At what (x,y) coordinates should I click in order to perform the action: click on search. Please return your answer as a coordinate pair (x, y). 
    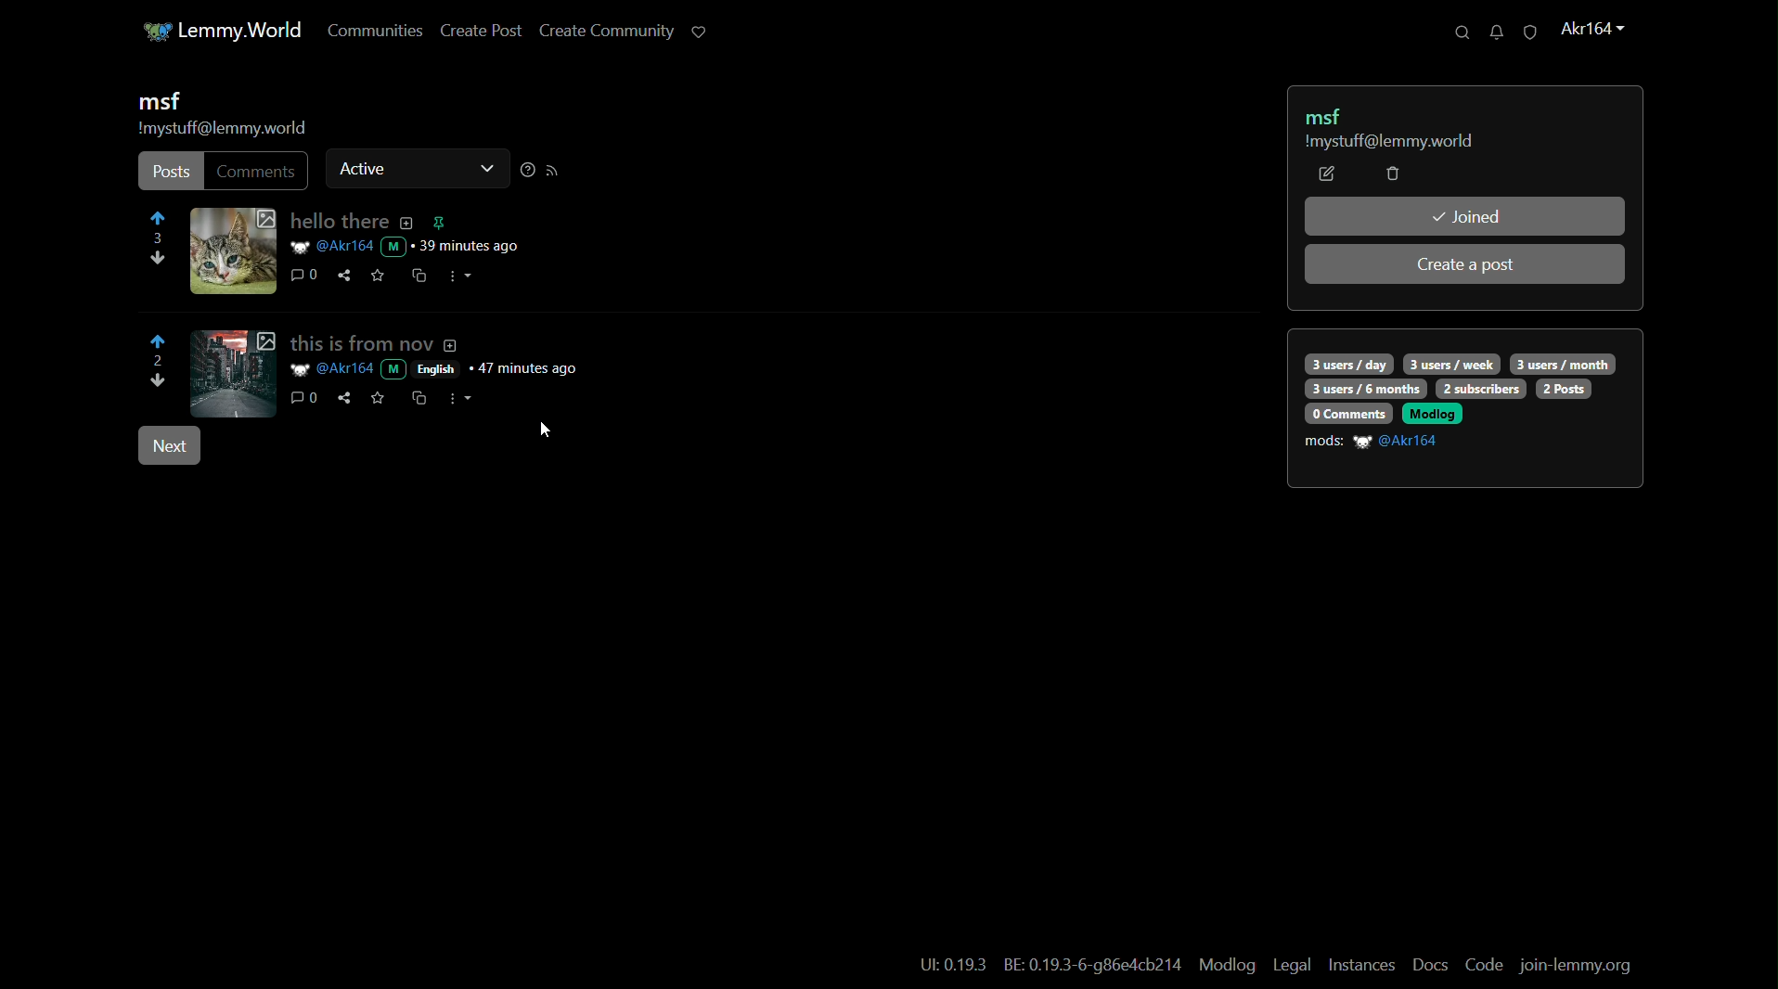
    Looking at the image, I should click on (1454, 32).